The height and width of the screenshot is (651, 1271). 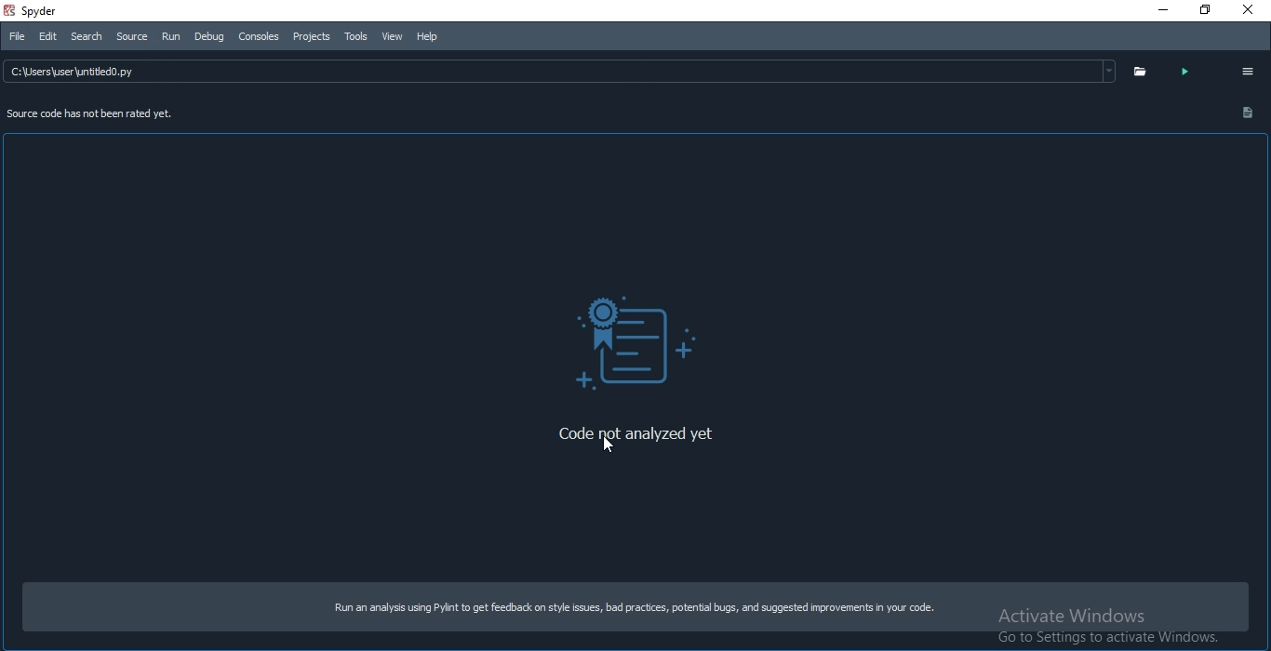 I want to click on ‘Code not analyzed yet, so click(x=639, y=437).